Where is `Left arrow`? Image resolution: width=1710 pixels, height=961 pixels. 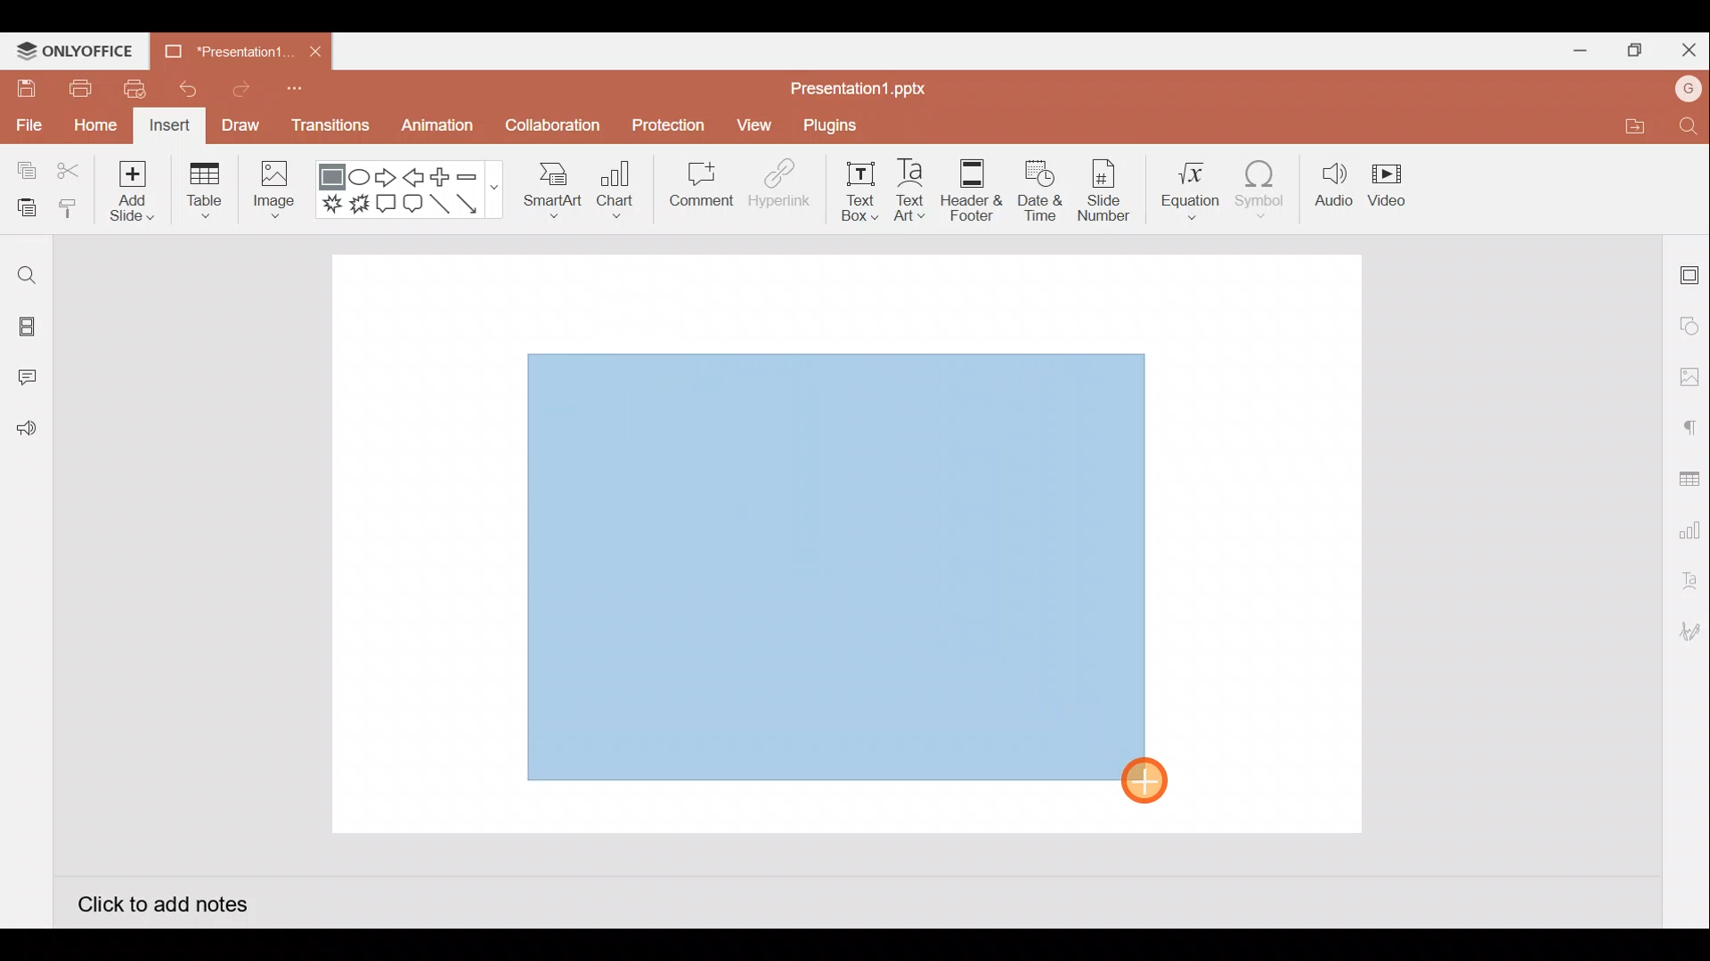 Left arrow is located at coordinates (415, 177).